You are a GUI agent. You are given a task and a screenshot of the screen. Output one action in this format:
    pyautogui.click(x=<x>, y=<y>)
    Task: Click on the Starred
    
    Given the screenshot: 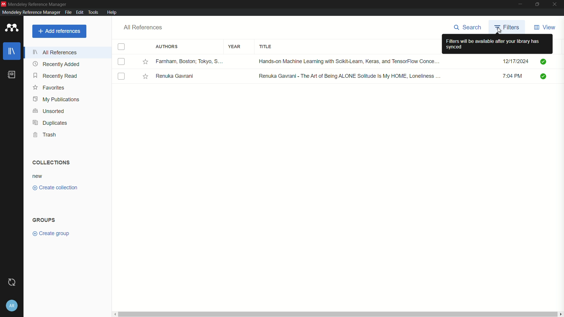 What is the action you would take?
    pyautogui.click(x=146, y=76)
    